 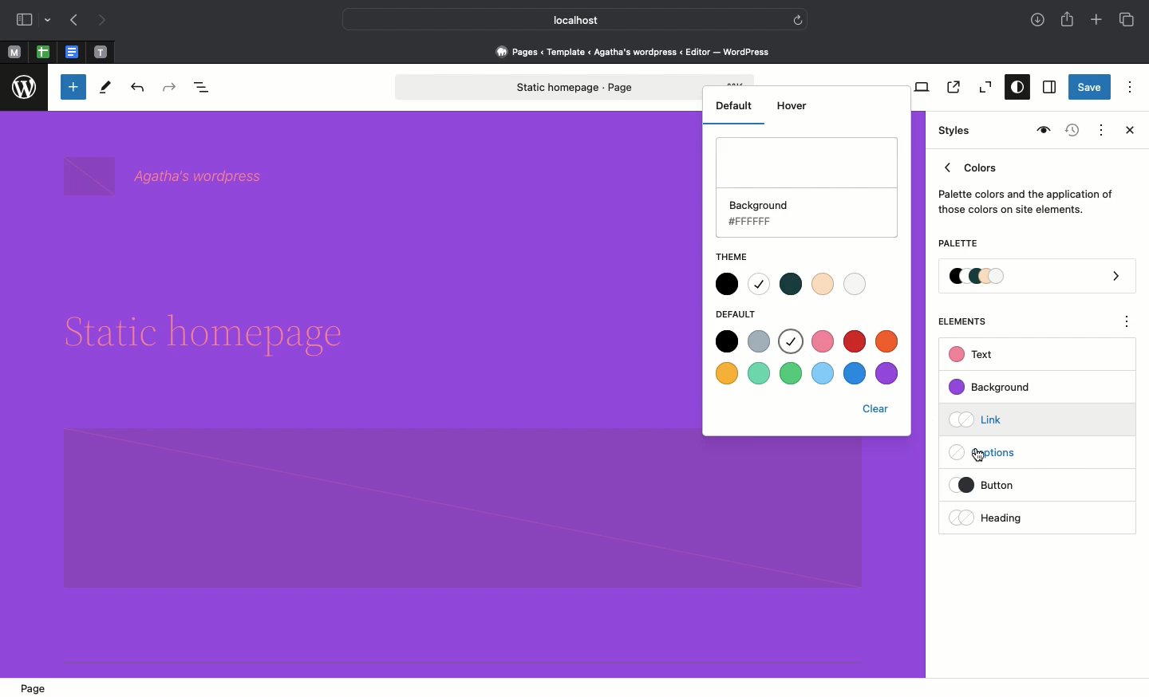 What do you see at coordinates (73, 87) in the screenshot?
I see `Toggle blocker` at bounding box center [73, 87].